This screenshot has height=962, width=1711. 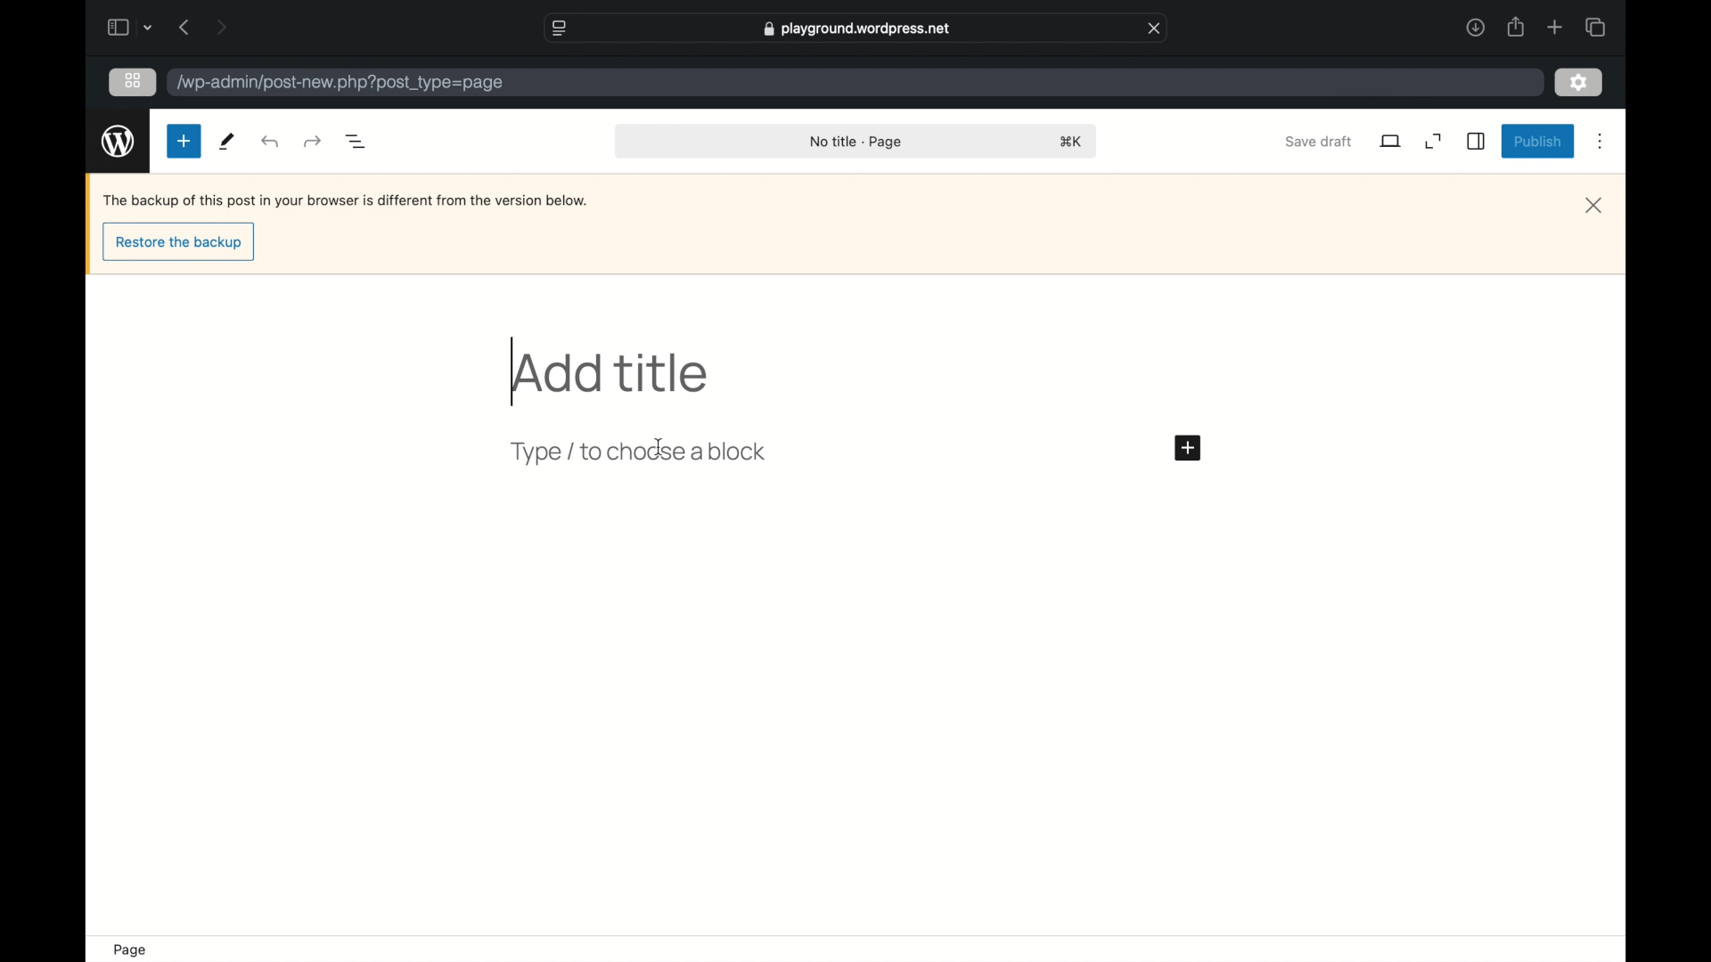 I want to click on restore the backup, so click(x=178, y=244).